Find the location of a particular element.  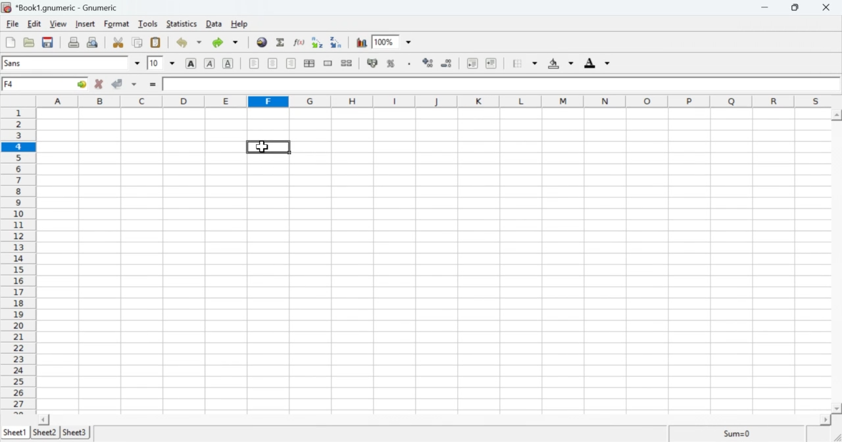

Sort in ascending is located at coordinates (316, 41).